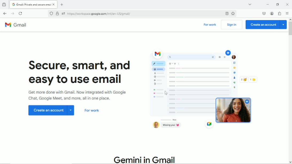  I want to click on New tab, so click(63, 5).